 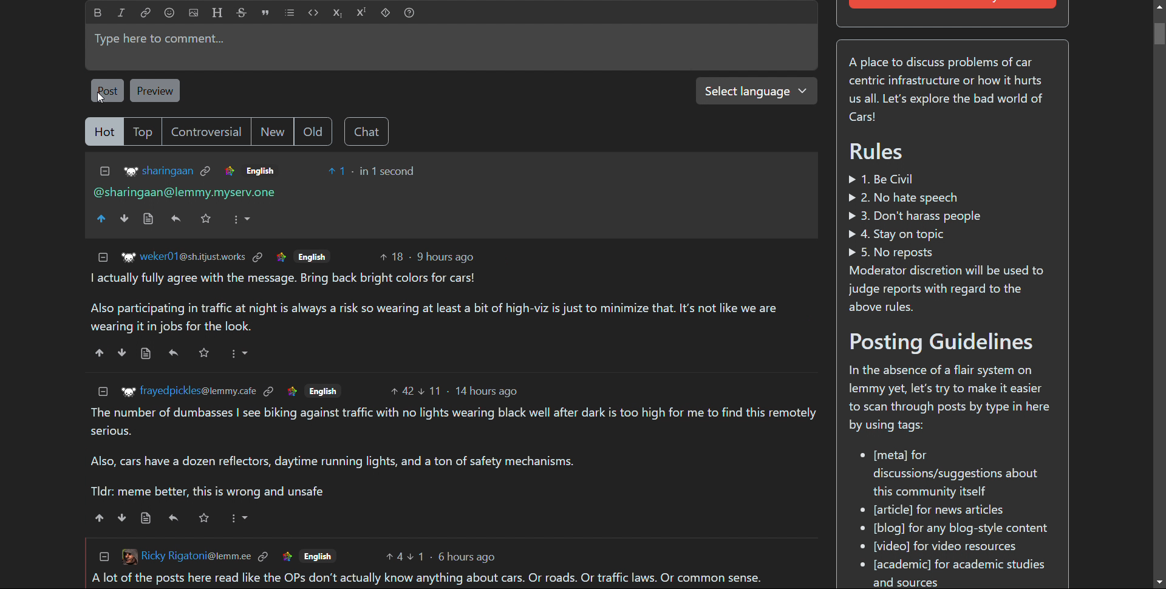 I want to click on I actually fully agree with the message. Bring back bright colors for cars!
Also participating in traffic at night is always a risk so wearing at least a bit of high-viz is just to minimize that. It's not like we are
wearing it in jobs for the look., so click(x=443, y=302).